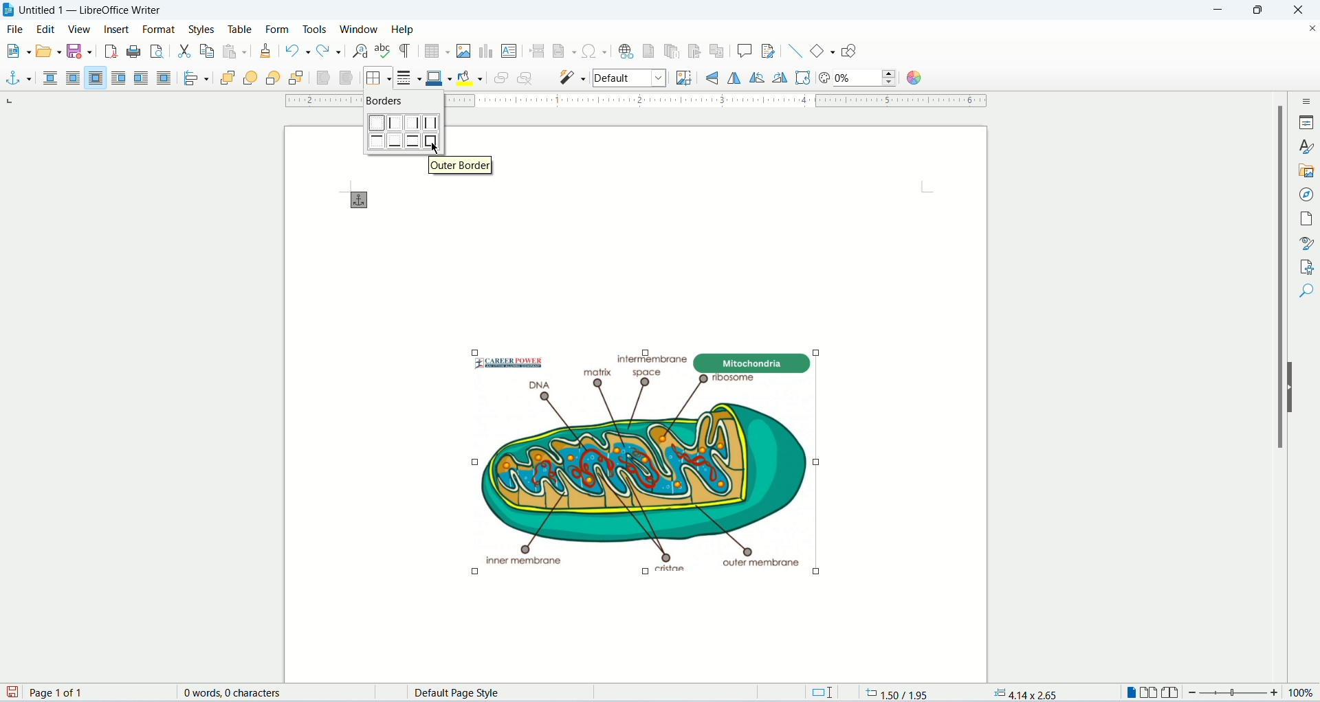 The height and width of the screenshot is (702, 1320). What do you see at coordinates (734, 78) in the screenshot?
I see `flip vertically` at bounding box center [734, 78].